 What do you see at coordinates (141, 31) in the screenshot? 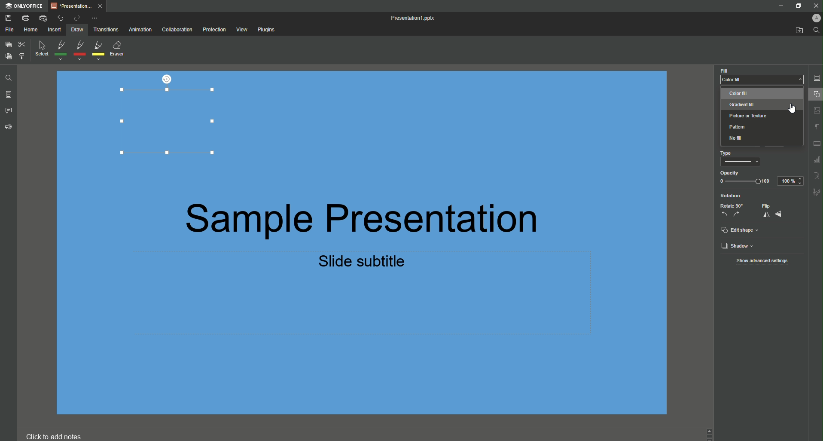
I see `Animation` at bounding box center [141, 31].